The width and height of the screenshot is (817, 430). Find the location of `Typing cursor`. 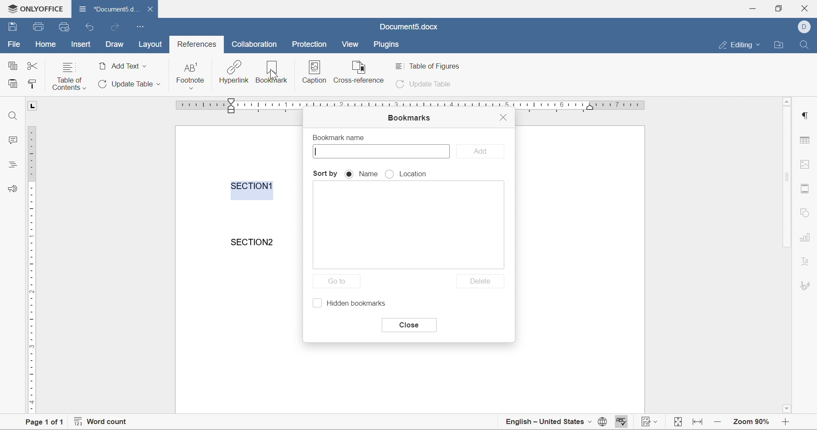

Typing cursor is located at coordinates (316, 151).